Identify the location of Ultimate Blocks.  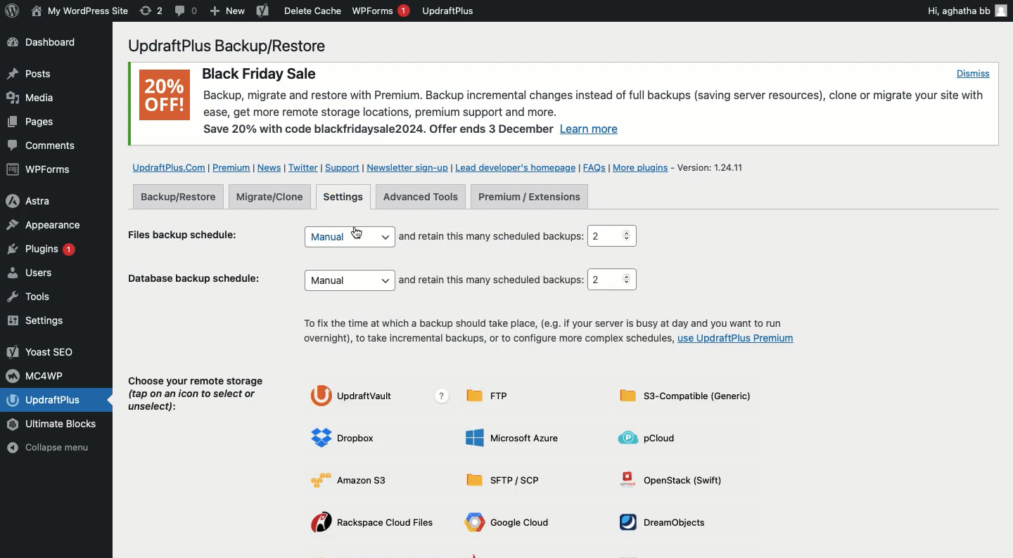
(56, 425).